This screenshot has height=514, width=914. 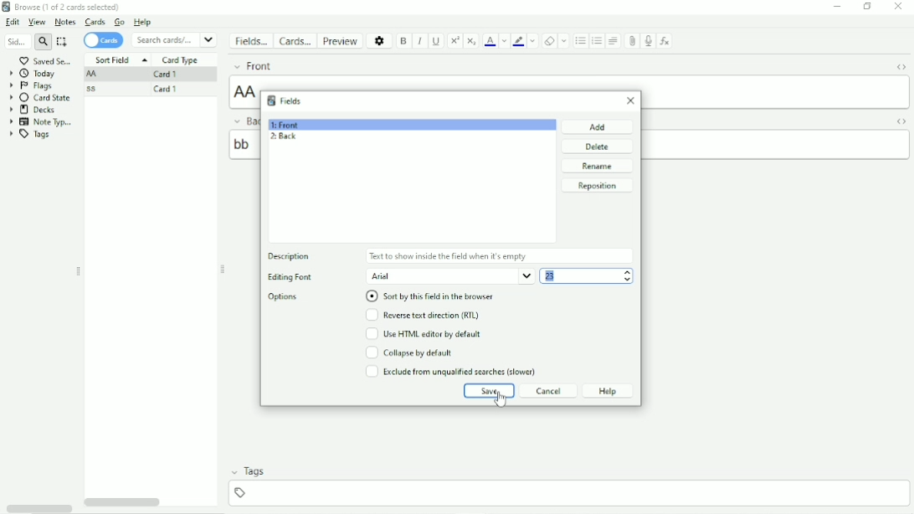 I want to click on Options, so click(x=284, y=297).